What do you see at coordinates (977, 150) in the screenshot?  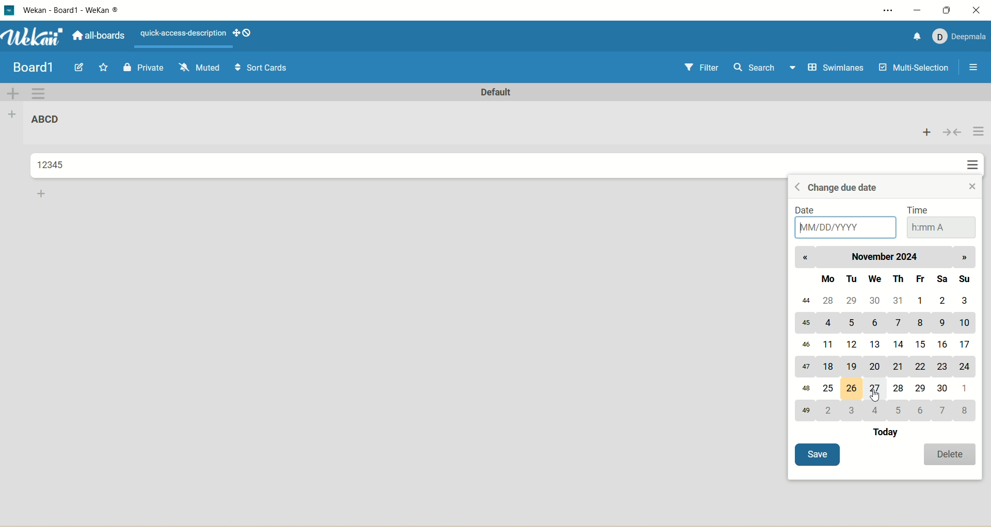 I see `actions` at bounding box center [977, 150].